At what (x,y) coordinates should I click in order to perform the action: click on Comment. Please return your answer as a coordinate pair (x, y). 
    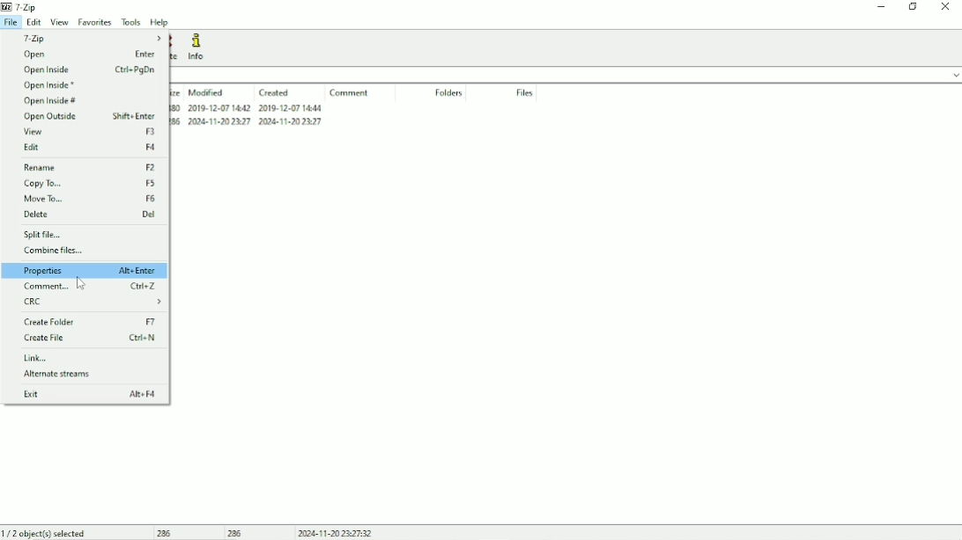
    Looking at the image, I should click on (351, 92).